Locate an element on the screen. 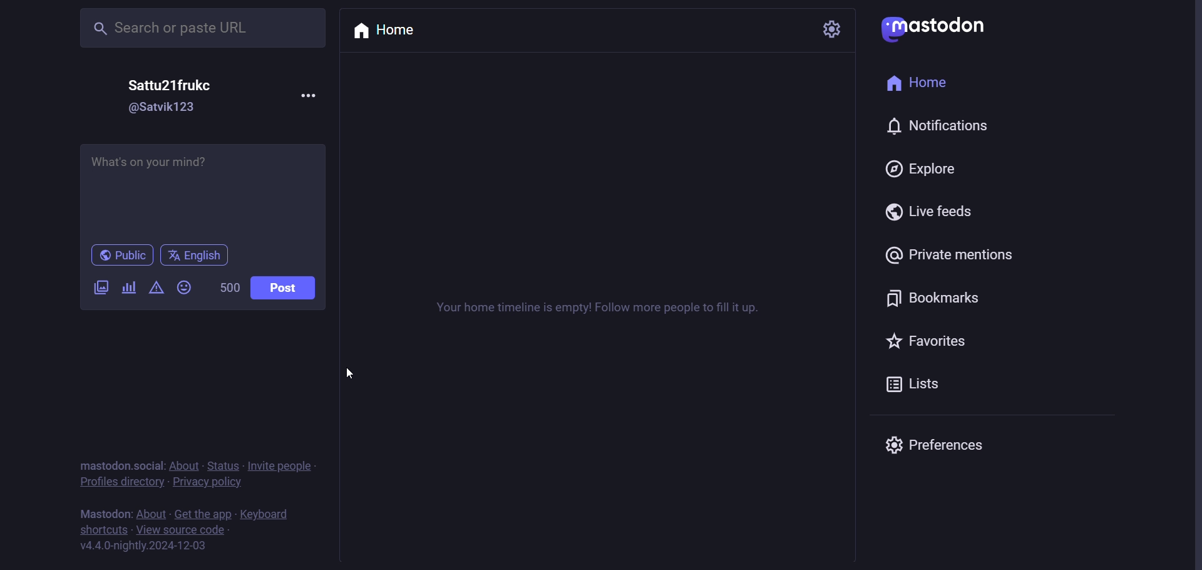 The height and width of the screenshot is (570, 1202). invite people is located at coordinates (283, 465).